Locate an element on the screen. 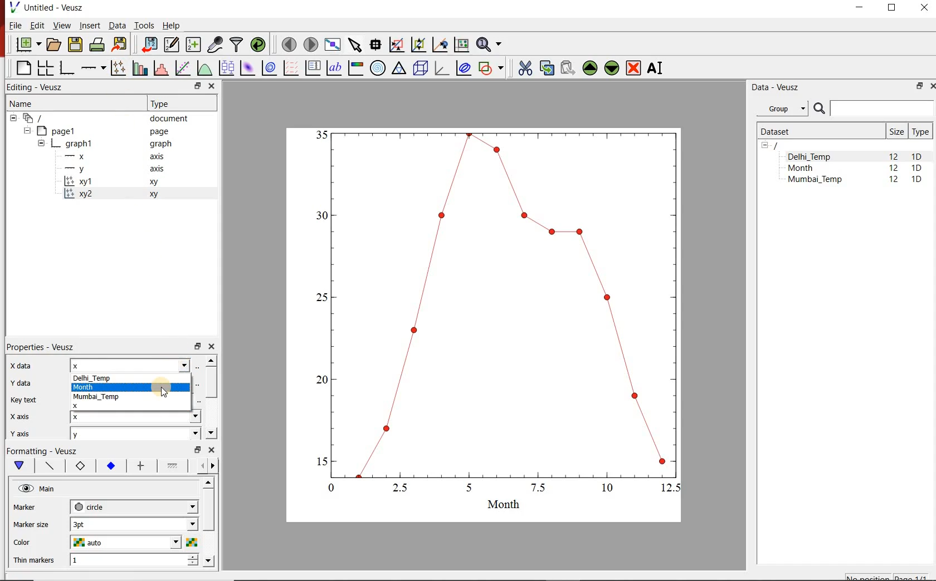  Axis label is located at coordinates (78, 466).